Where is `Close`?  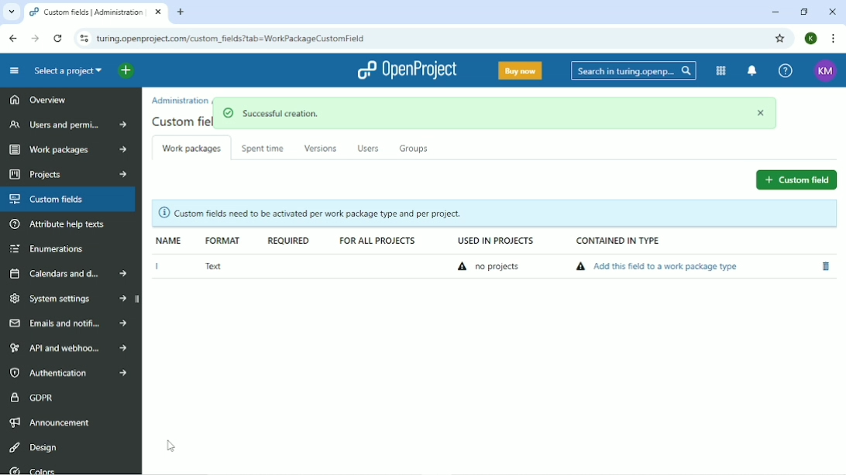 Close is located at coordinates (833, 12).